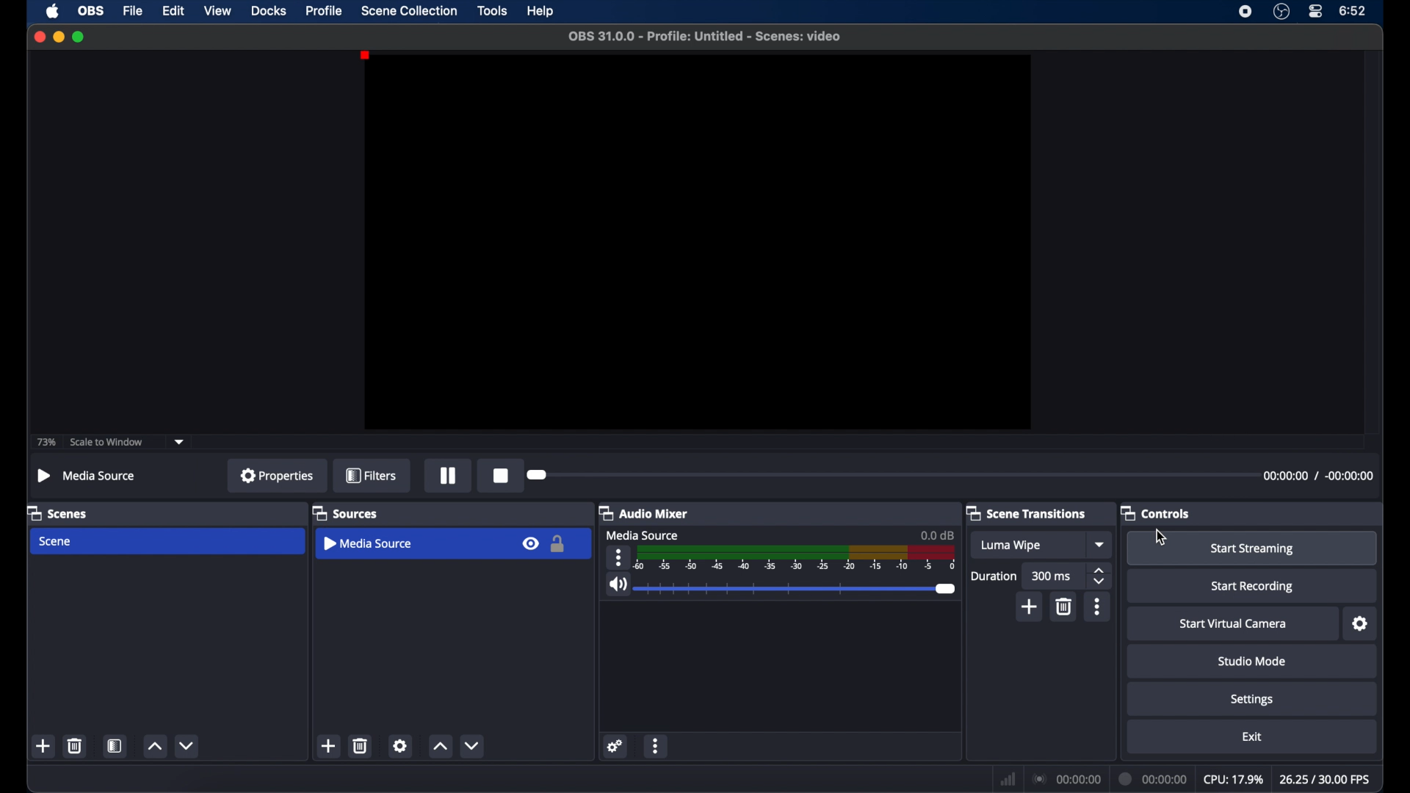 Image resolution: width=1410 pixels, height=793 pixels. Describe the element at coordinates (1012, 546) in the screenshot. I see `luma wipe` at that location.